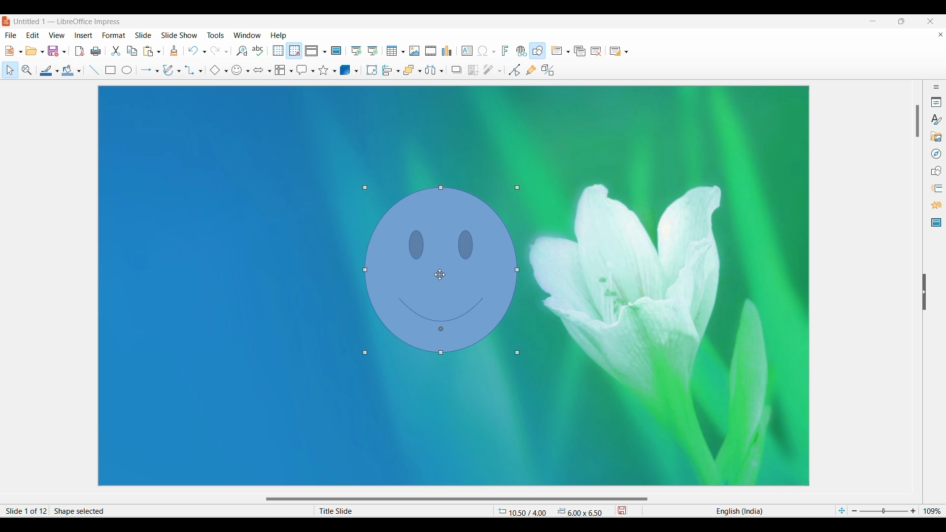  Describe the element at coordinates (431, 70) in the screenshot. I see `Selected objects to distribute option` at that location.